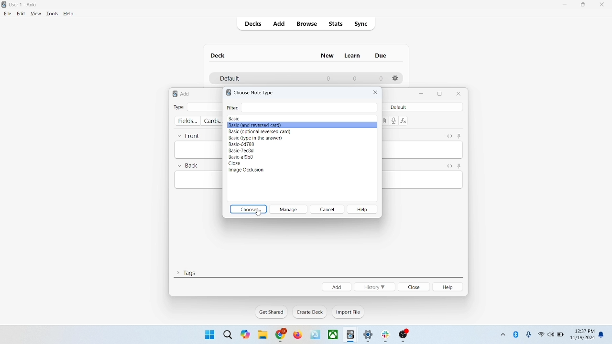 The height and width of the screenshot is (344, 612). What do you see at coordinates (604, 6) in the screenshot?
I see `close` at bounding box center [604, 6].